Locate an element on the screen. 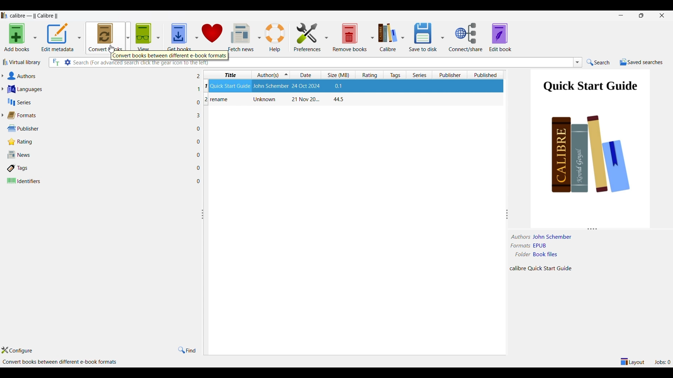 The image size is (673, 378). Search is located at coordinates (598, 63).